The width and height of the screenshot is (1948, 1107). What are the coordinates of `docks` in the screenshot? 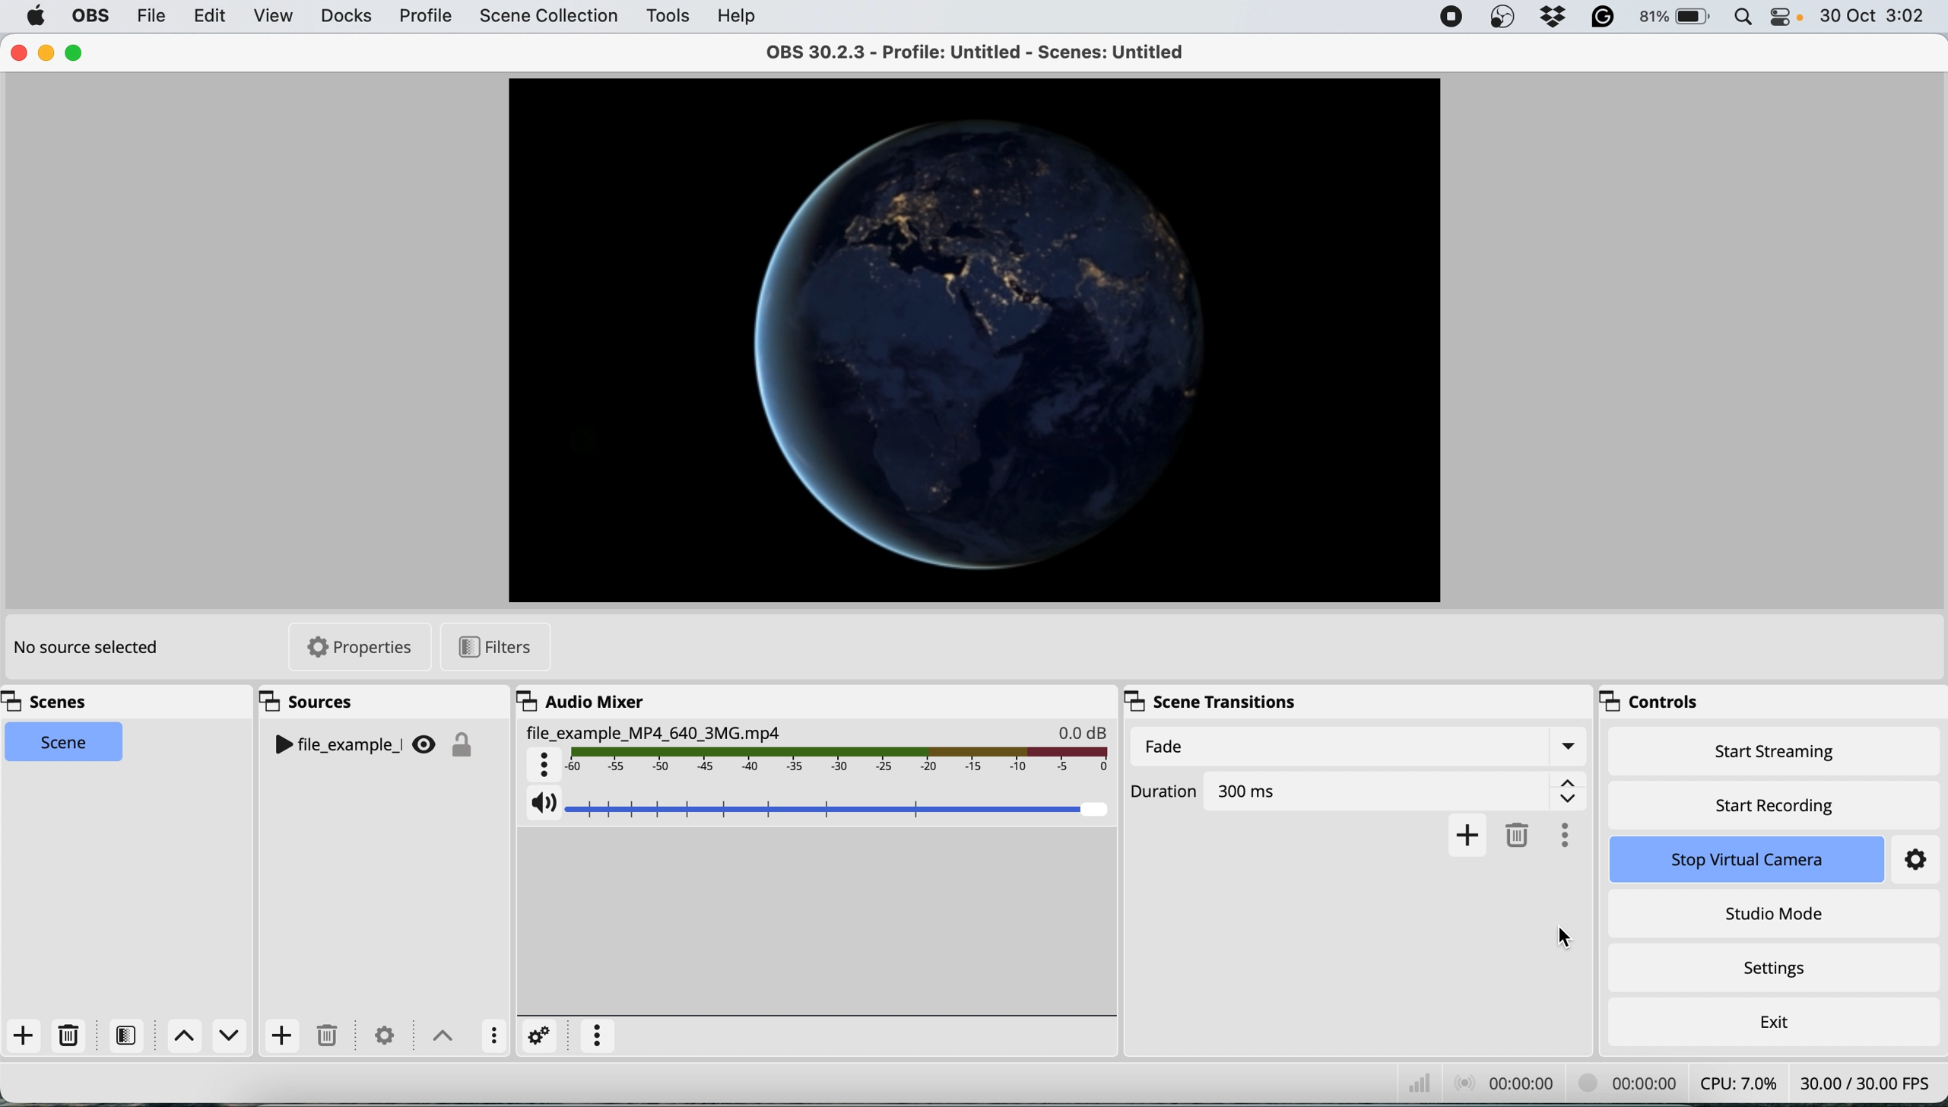 It's located at (344, 19).